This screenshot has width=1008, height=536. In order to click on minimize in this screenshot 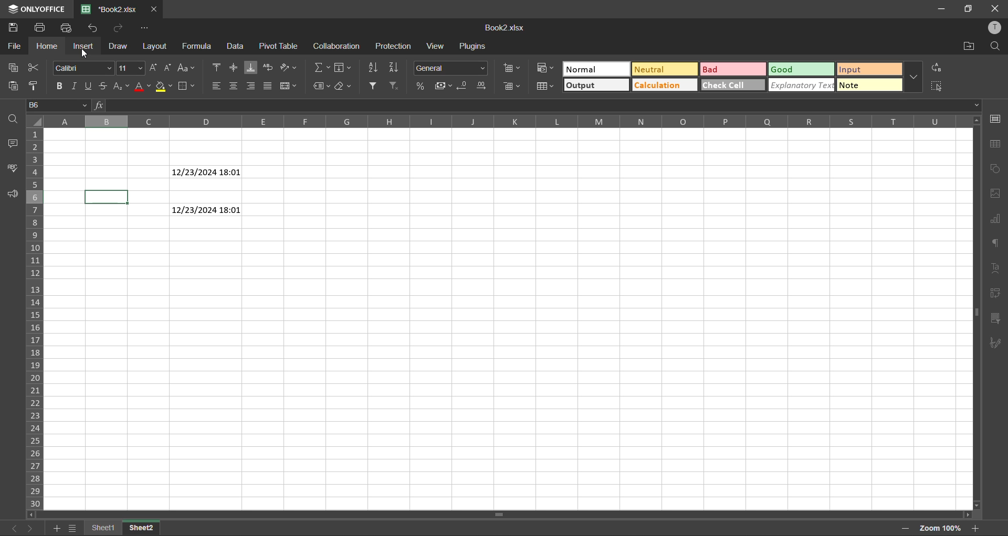, I will do `click(939, 9)`.